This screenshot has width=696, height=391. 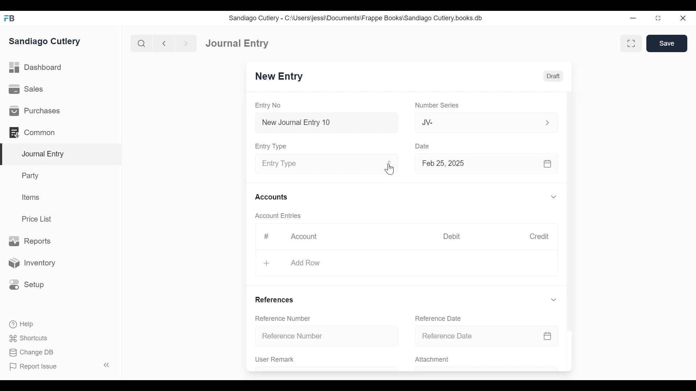 I want to click on Number Series, so click(x=438, y=106).